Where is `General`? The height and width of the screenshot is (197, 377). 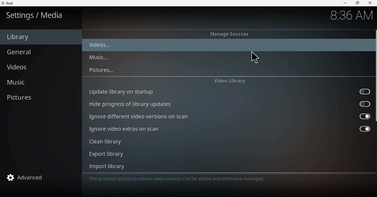 General is located at coordinates (39, 51).